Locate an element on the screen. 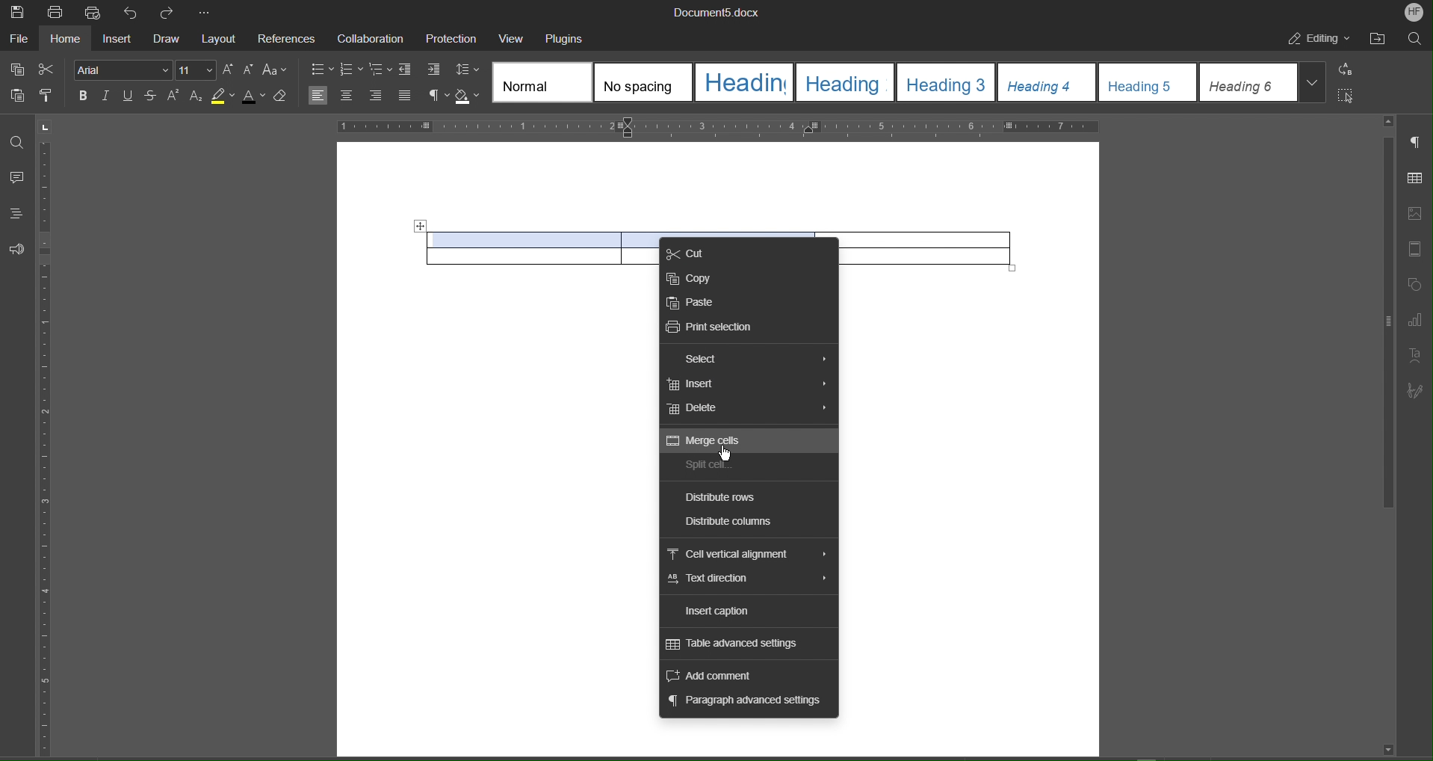 This screenshot has height=761, width=1433. Quick Print is located at coordinates (97, 13).